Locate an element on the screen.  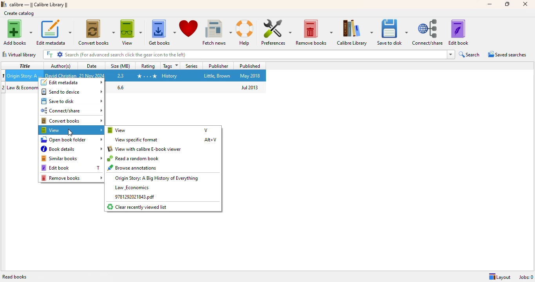
author(s) is located at coordinates (61, 66).